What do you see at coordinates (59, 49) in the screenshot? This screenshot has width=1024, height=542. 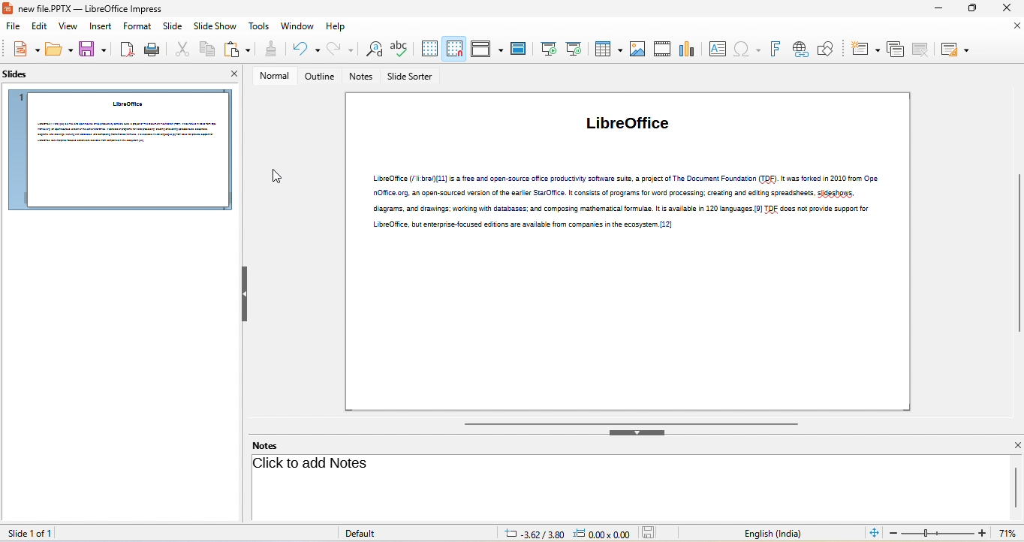 I see `open` at bounding box center [59, 49].